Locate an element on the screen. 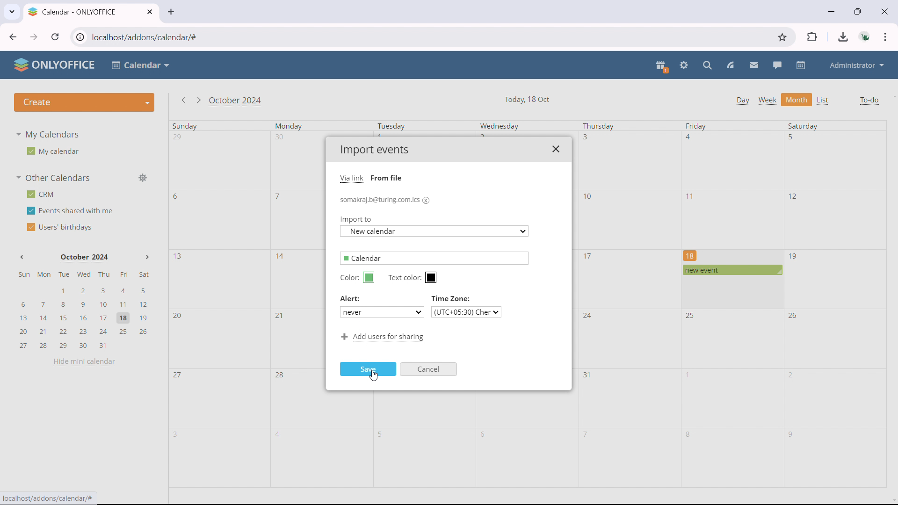 The image size is (898, 505). 28 is located at coordinates (280, 376).